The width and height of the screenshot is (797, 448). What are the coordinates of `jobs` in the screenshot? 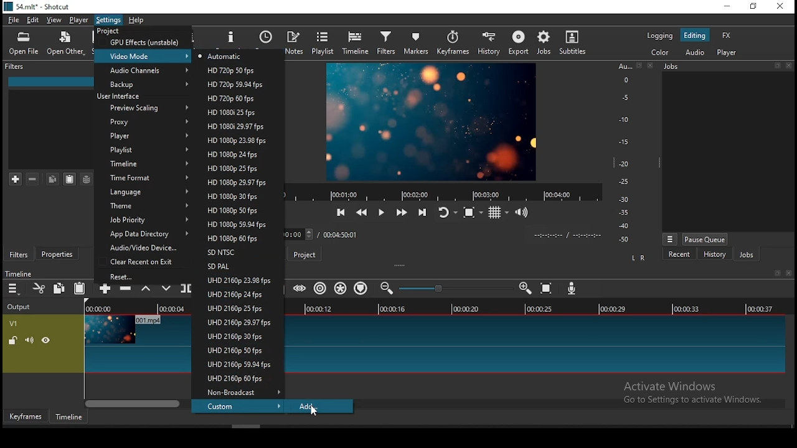 It's located at (545, 42).